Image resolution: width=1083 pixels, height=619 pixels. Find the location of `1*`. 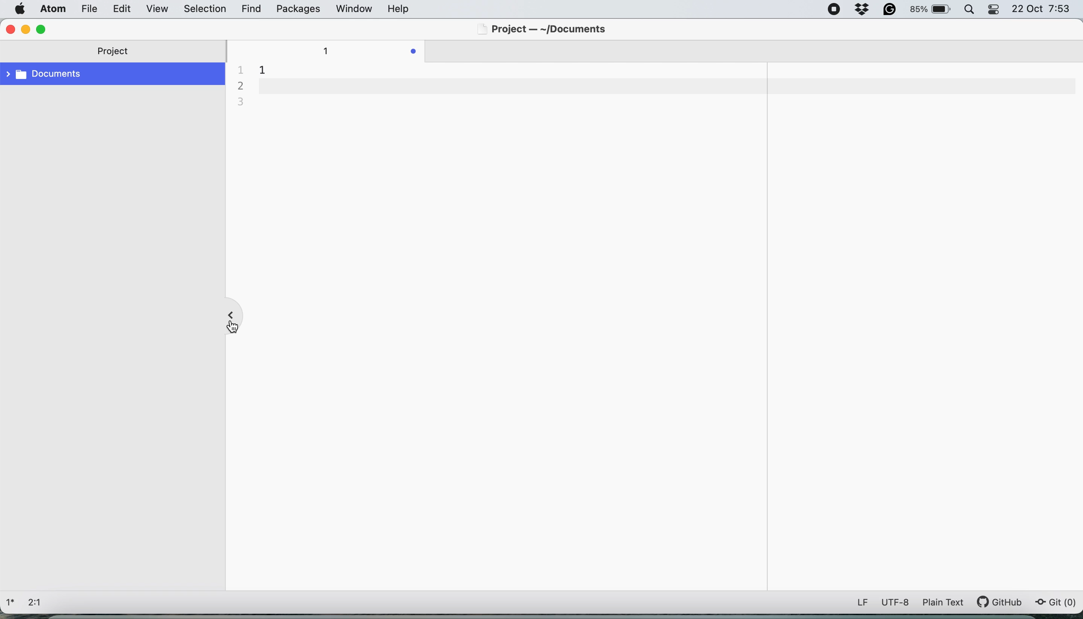

1* is located at coordinates (12, 601).